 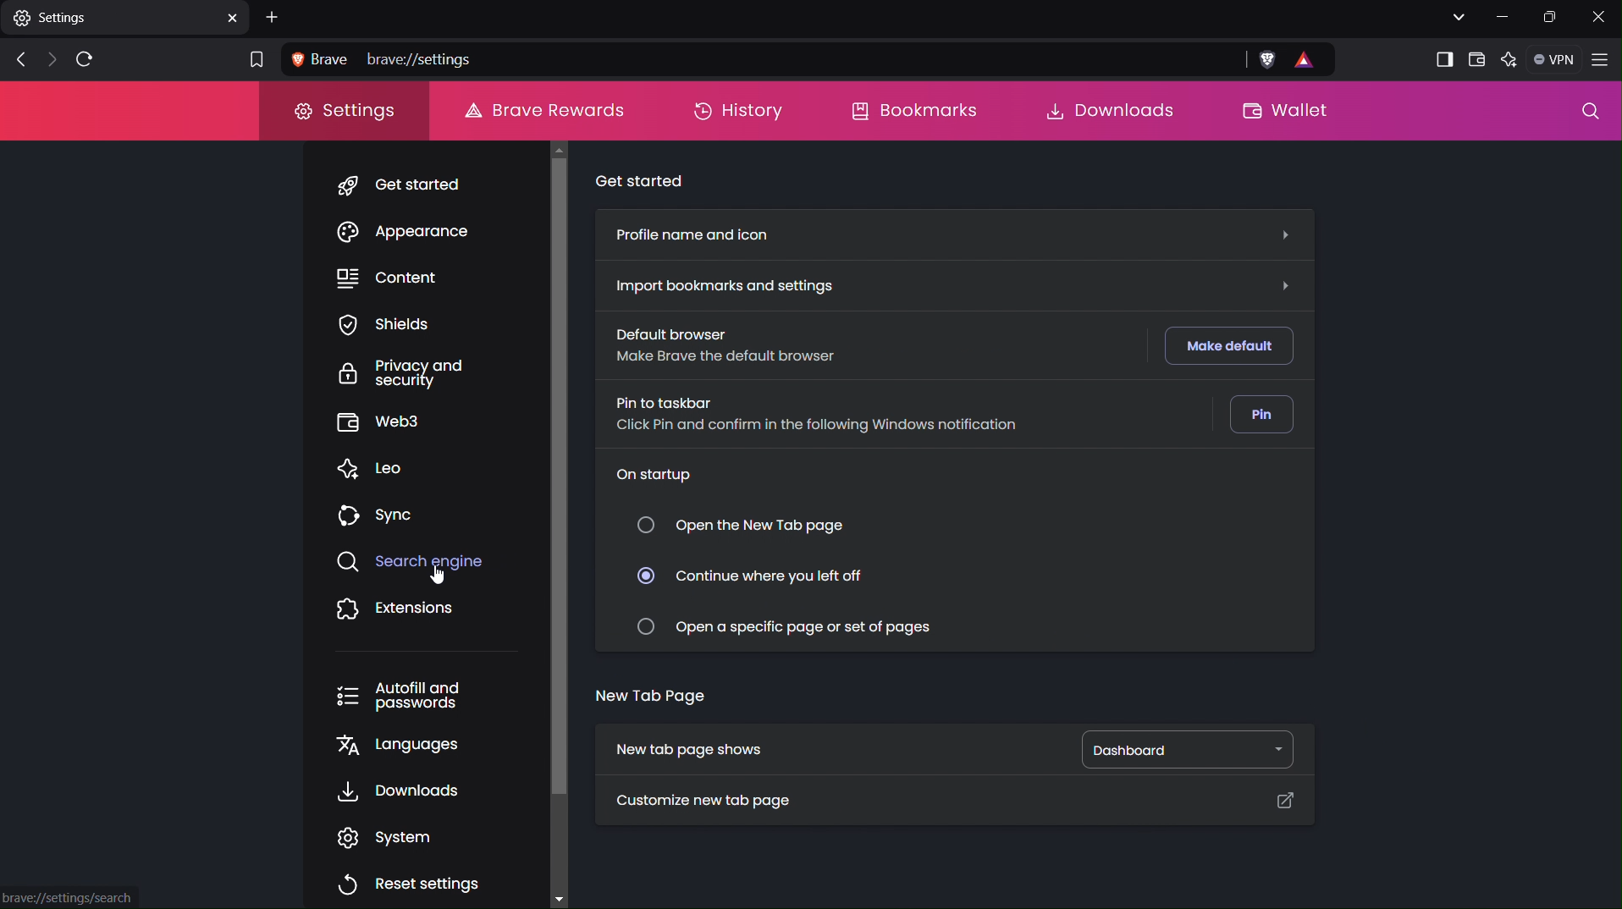 What do you see at coordinates (917, 110) in the screenshot?
I see `Bookmarks` at bounding box center [917, 110].